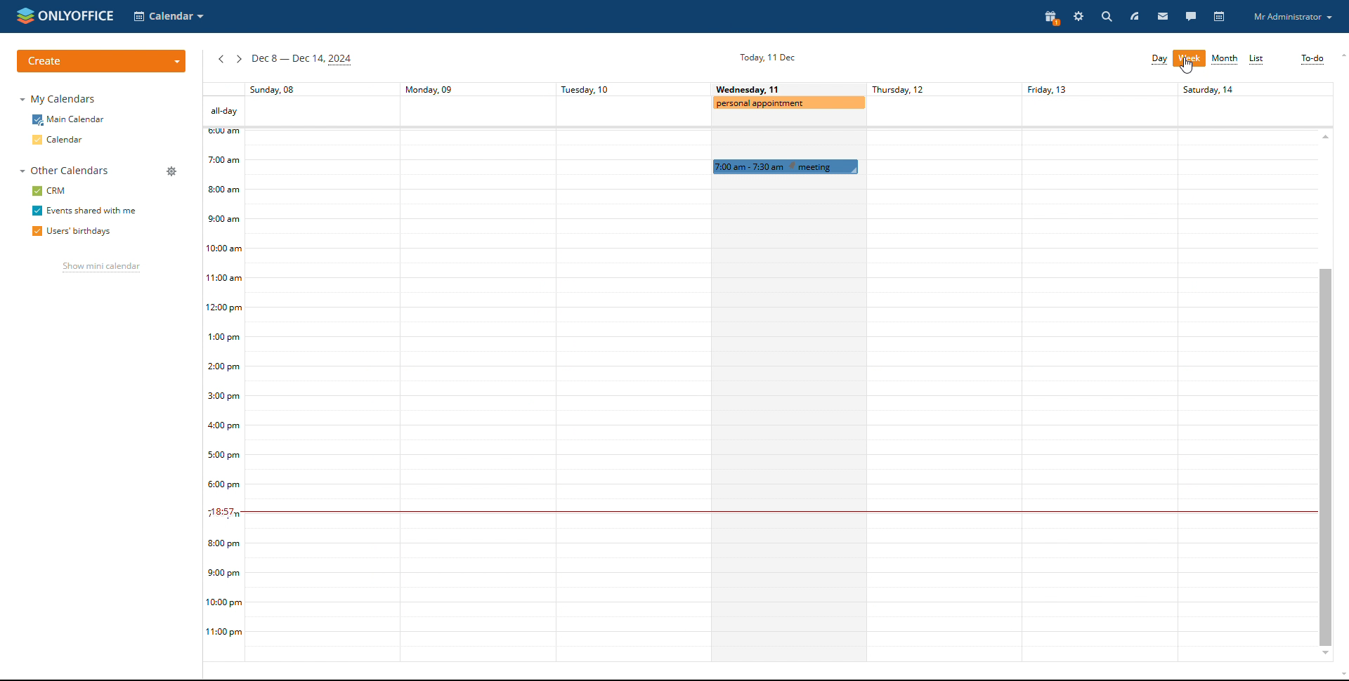  I want to click on next week, so click(239, 59).